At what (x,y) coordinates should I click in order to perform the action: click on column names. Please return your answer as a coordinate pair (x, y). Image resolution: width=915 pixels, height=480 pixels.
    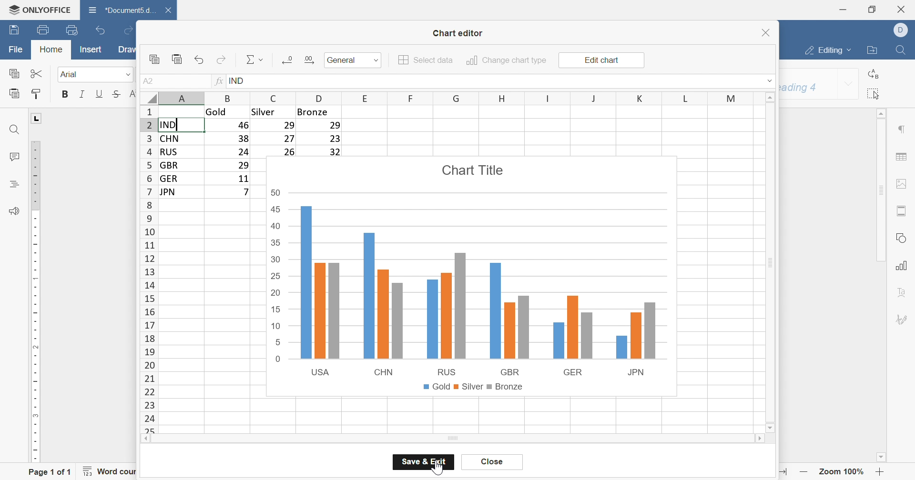
    Looking at the image, I should click on (460, 98).